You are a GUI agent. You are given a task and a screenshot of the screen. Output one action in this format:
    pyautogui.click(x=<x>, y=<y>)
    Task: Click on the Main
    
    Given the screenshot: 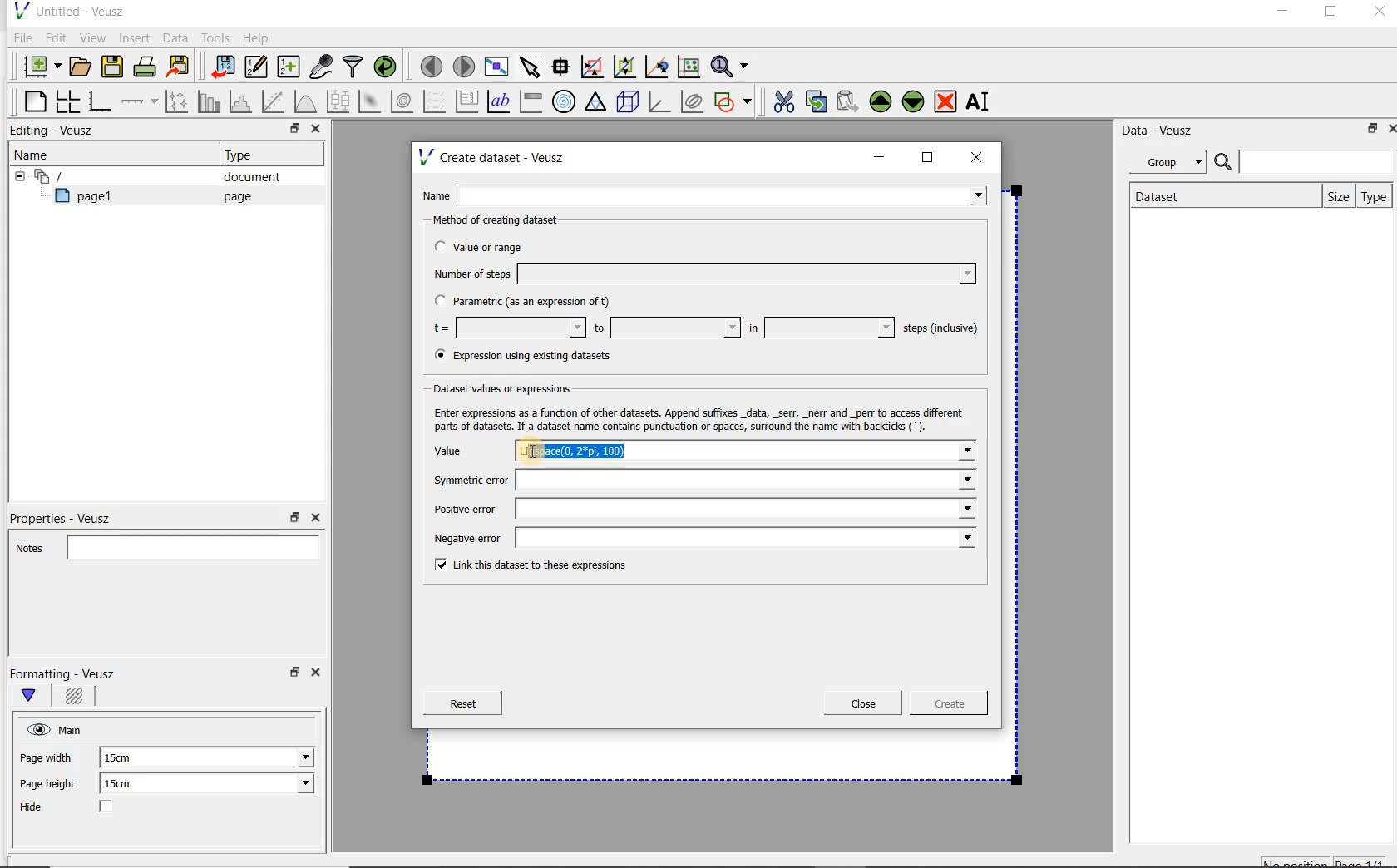 What is the action you would take?
    pyautogui.click(x=73, y=728)
    